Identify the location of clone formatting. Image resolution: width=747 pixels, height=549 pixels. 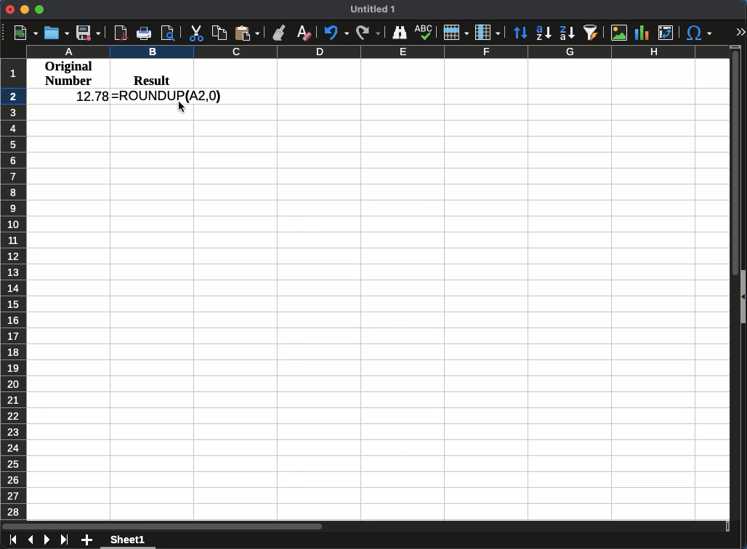
(280, 32).